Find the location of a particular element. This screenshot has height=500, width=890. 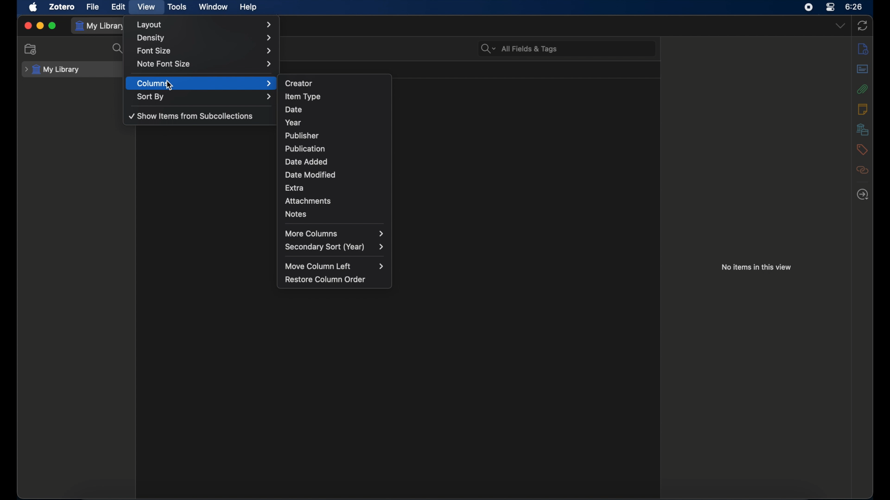

my library is located at coordinates (102, 26).